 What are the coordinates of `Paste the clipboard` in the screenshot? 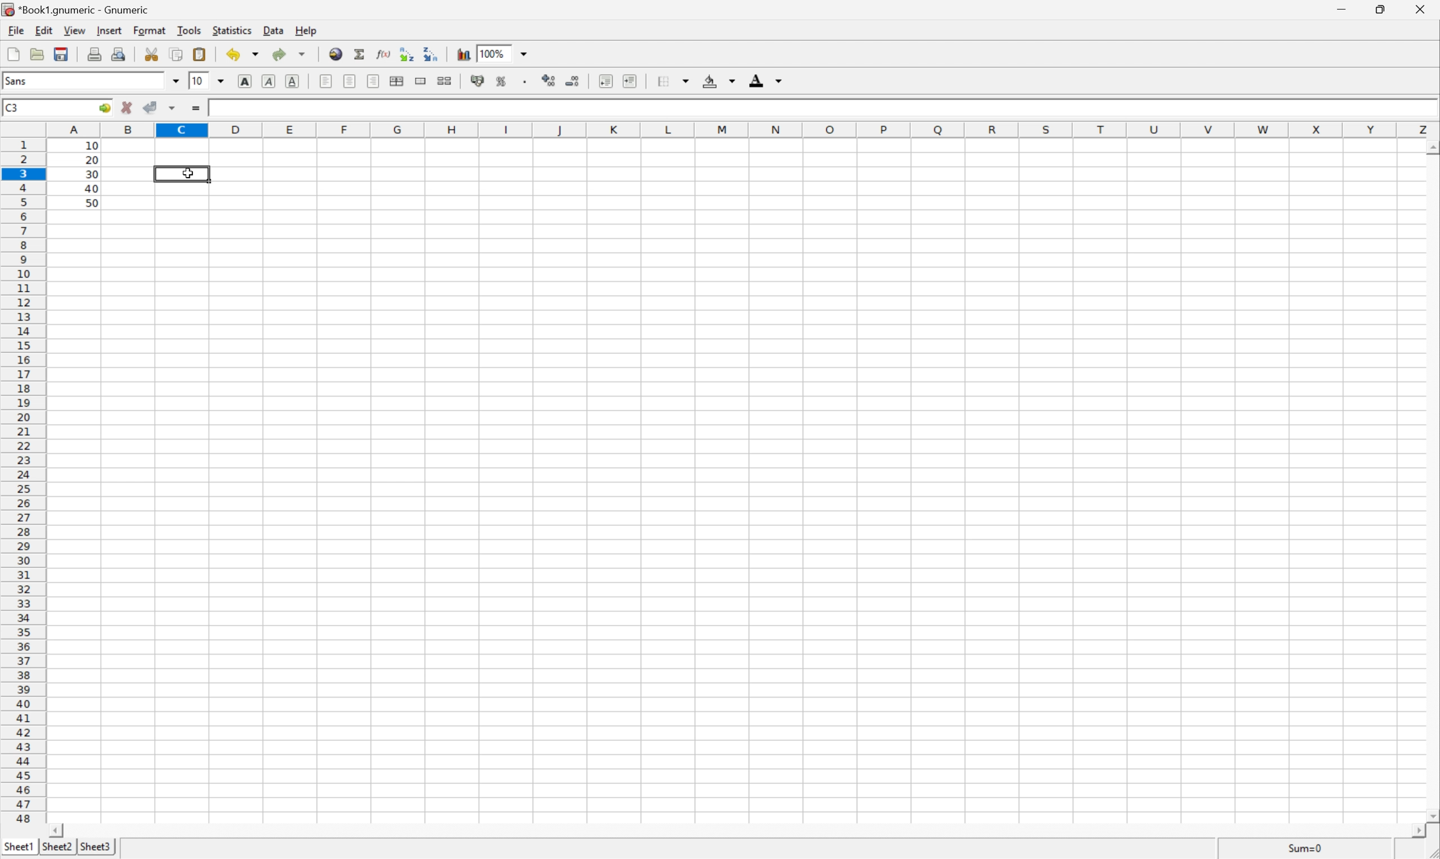 It's located at (199, 54).